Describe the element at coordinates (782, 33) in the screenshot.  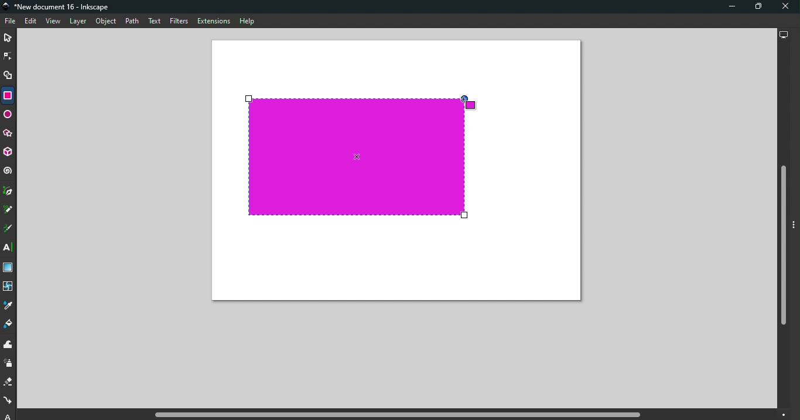
I see `Display options` at that location.